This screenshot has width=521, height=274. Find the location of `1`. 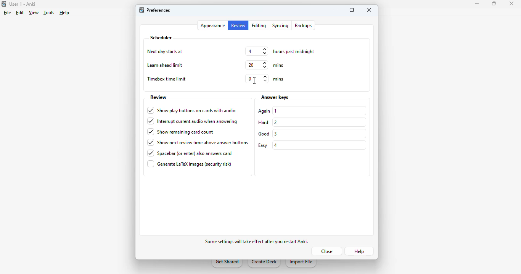

1 is located at coordinates (275, 111).